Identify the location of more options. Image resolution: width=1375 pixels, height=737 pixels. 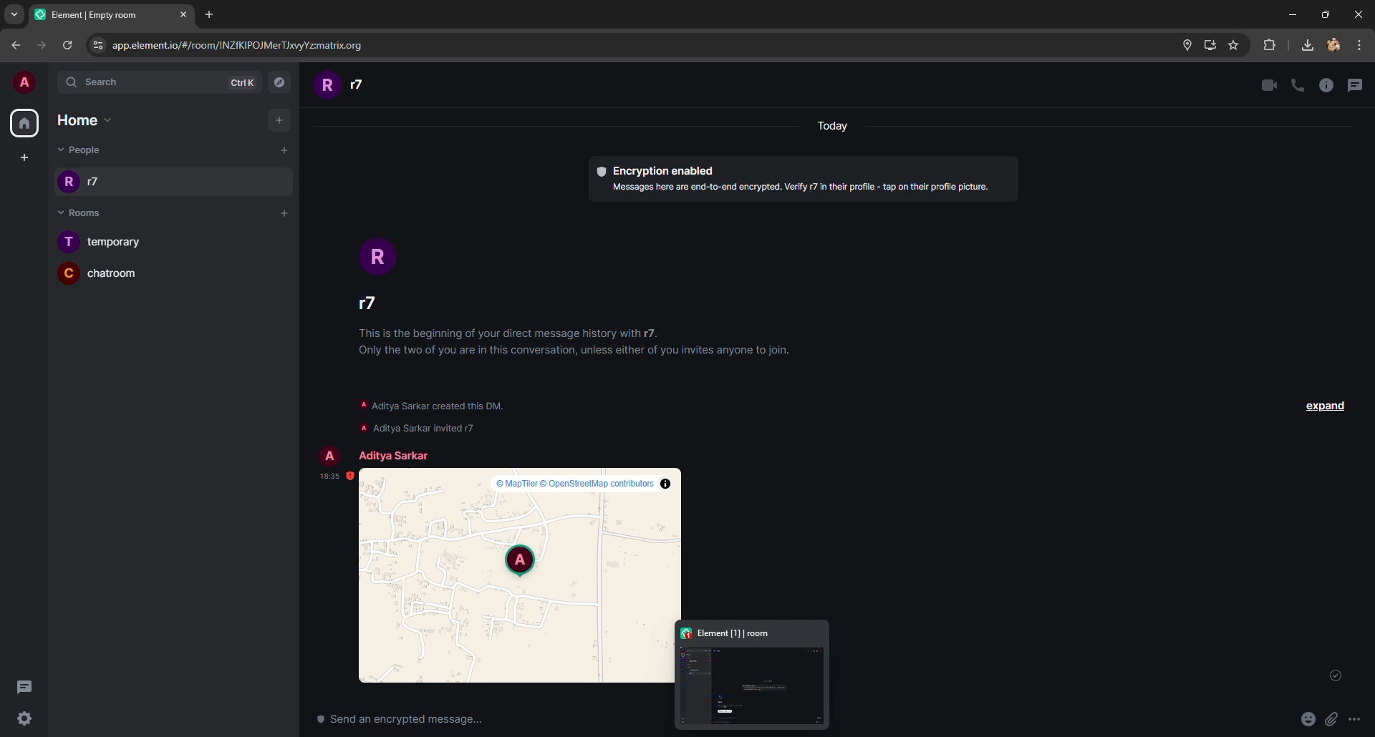
(1360, 48).